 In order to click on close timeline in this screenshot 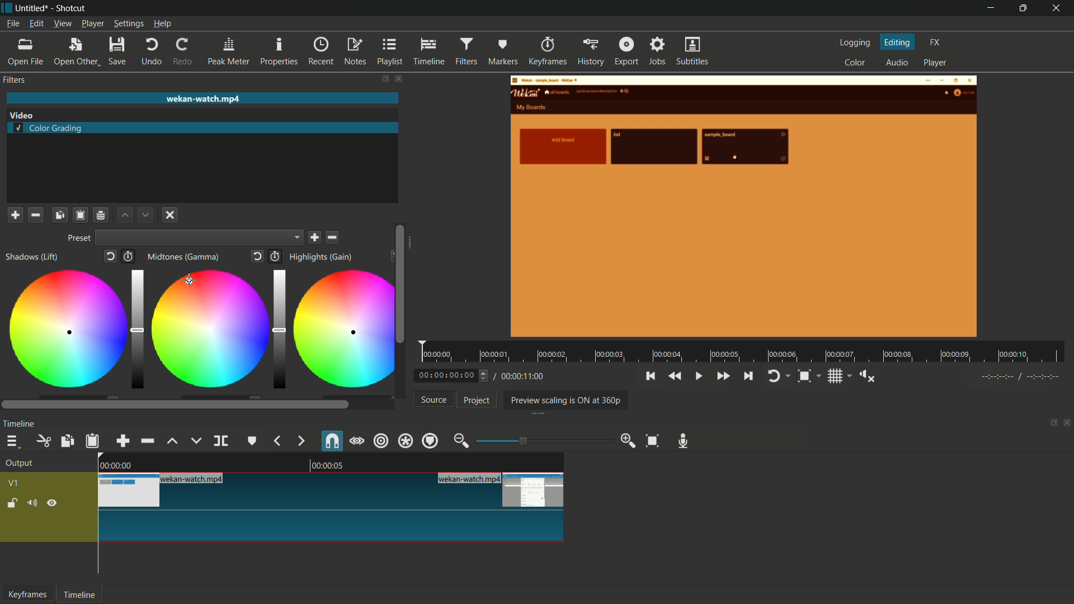, I will do `click(1067, 424)`.